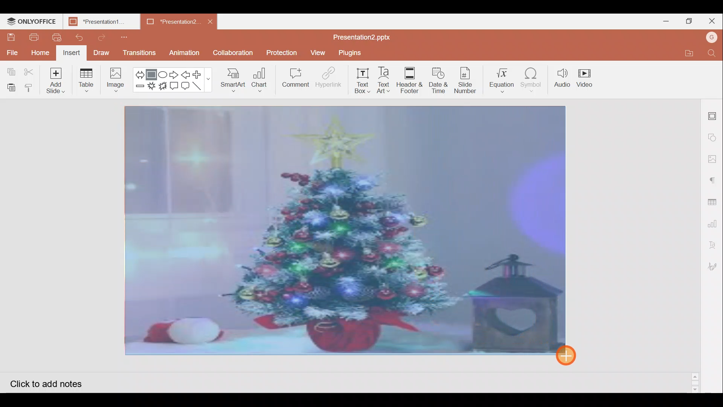  I want to click on Home, so click(41, 52).